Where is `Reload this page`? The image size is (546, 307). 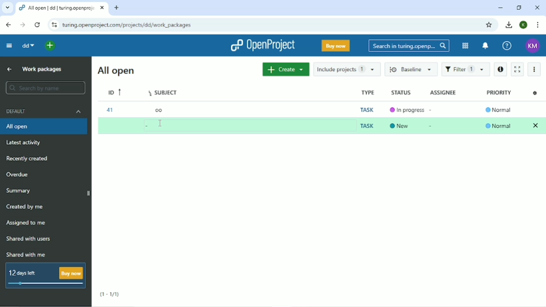 Reload this page is located at coordinates (38, 24).